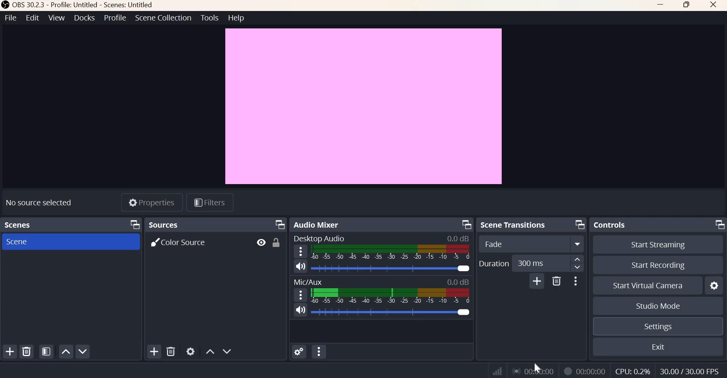 The image size is (727, 378). I want to click on Remove selected source(s), so click(172, 351).